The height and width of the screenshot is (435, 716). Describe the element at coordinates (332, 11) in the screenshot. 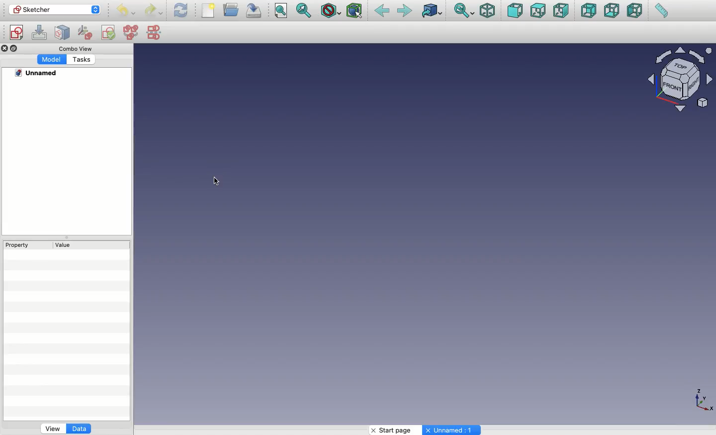

I see `Draw style` at that location.